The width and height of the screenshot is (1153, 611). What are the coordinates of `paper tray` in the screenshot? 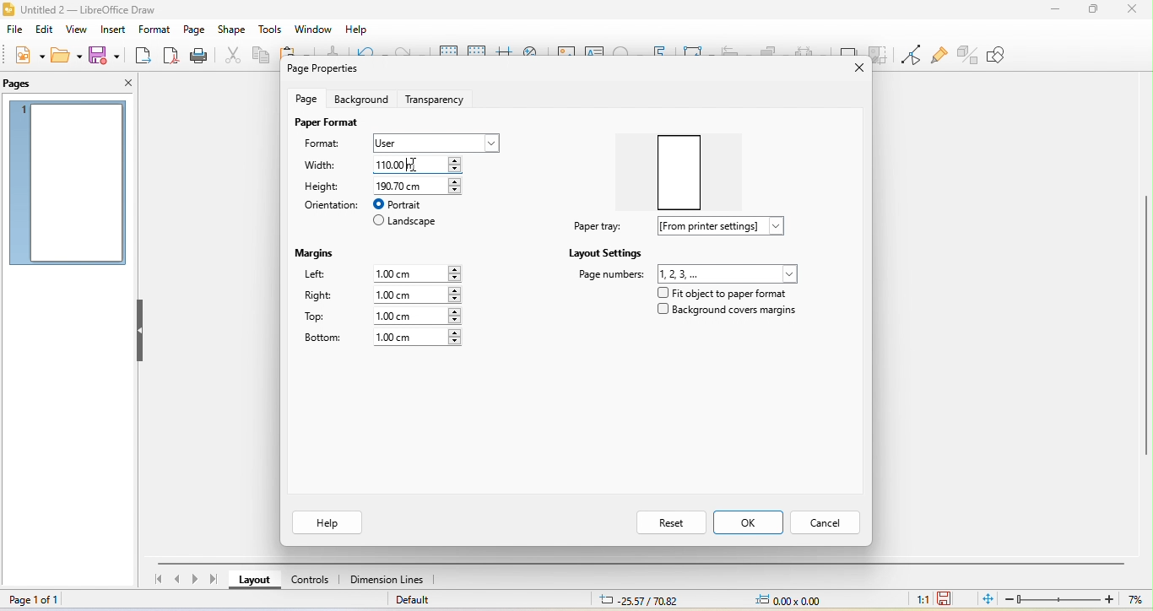 It's located at (595, 226).